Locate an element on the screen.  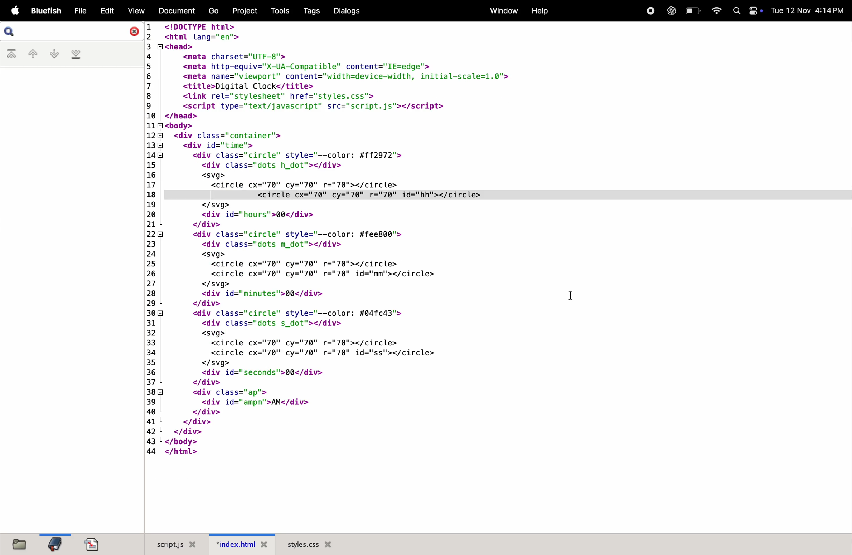
script.js is located at coordinates (176, 544).